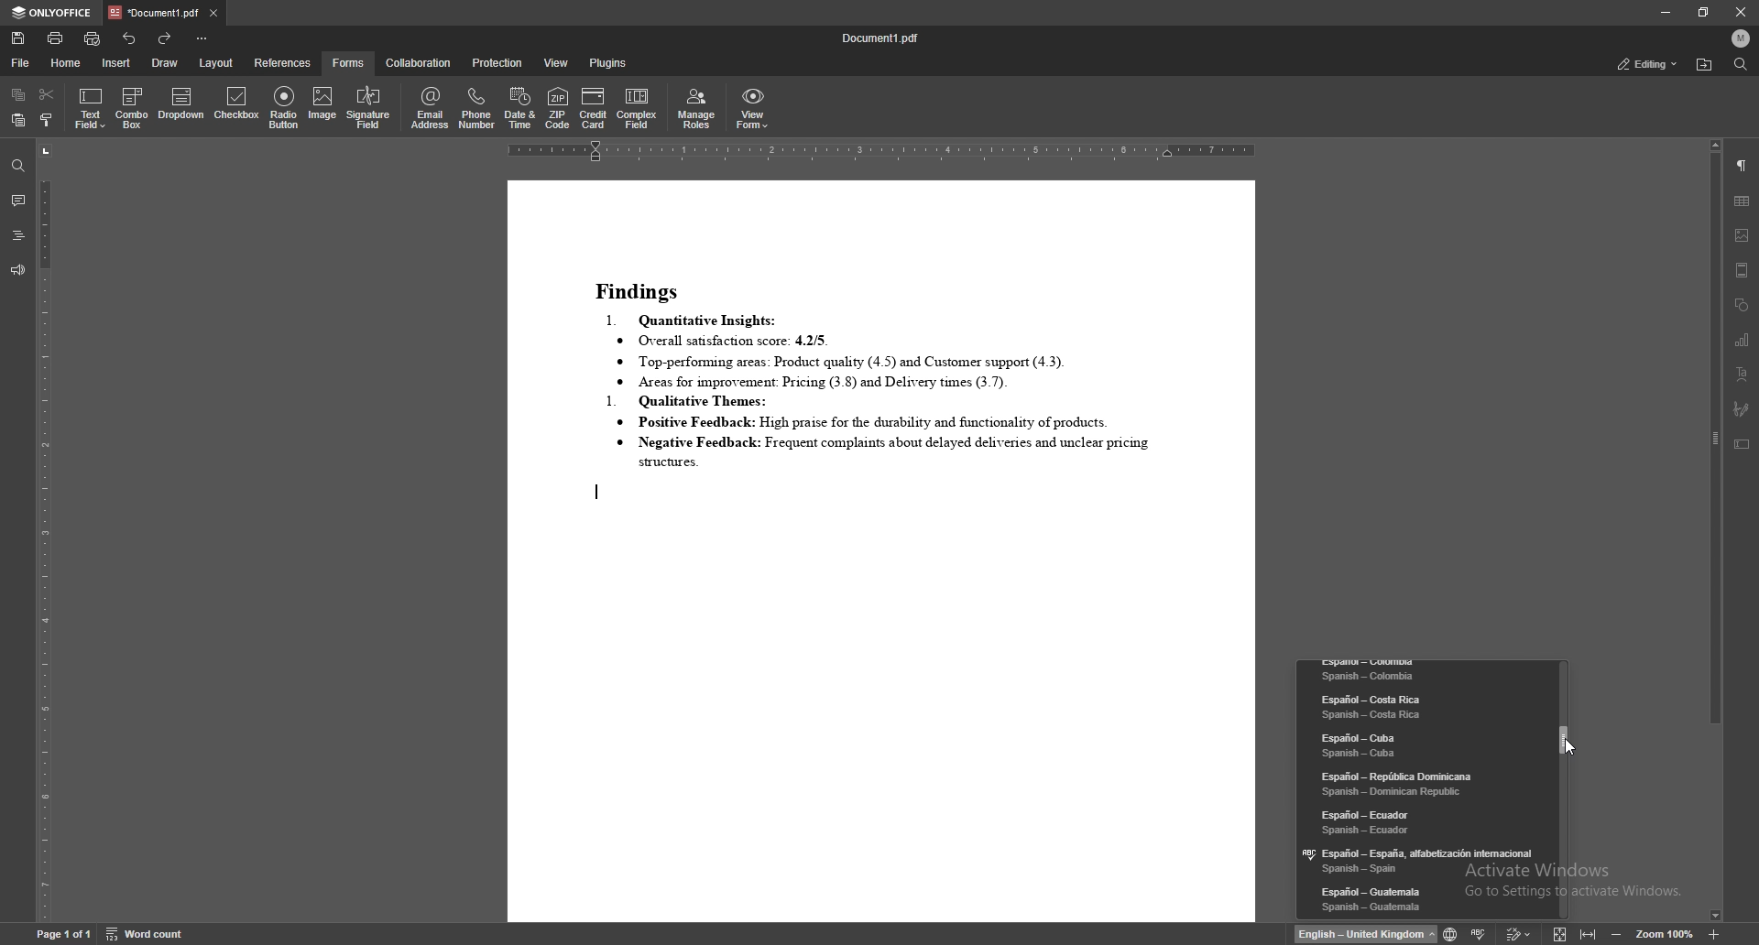 The height and width of the screenshot is (945, 1759). What do you see at coordinates (202, 39) in the screenshot?
I see `customize toolbar` at bounding box center [202, 39].